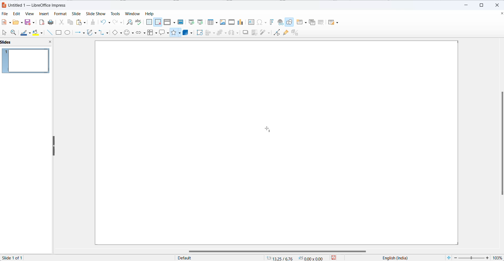 This screenshot has height=261, width=504. I want to click on slide, so click(78, 13).